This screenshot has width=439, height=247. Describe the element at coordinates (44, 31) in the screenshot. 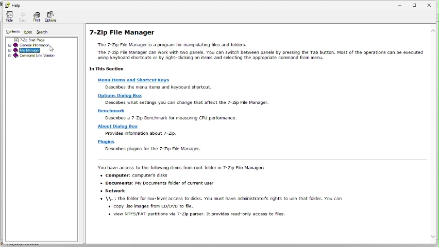

I see `Search ` at that location.